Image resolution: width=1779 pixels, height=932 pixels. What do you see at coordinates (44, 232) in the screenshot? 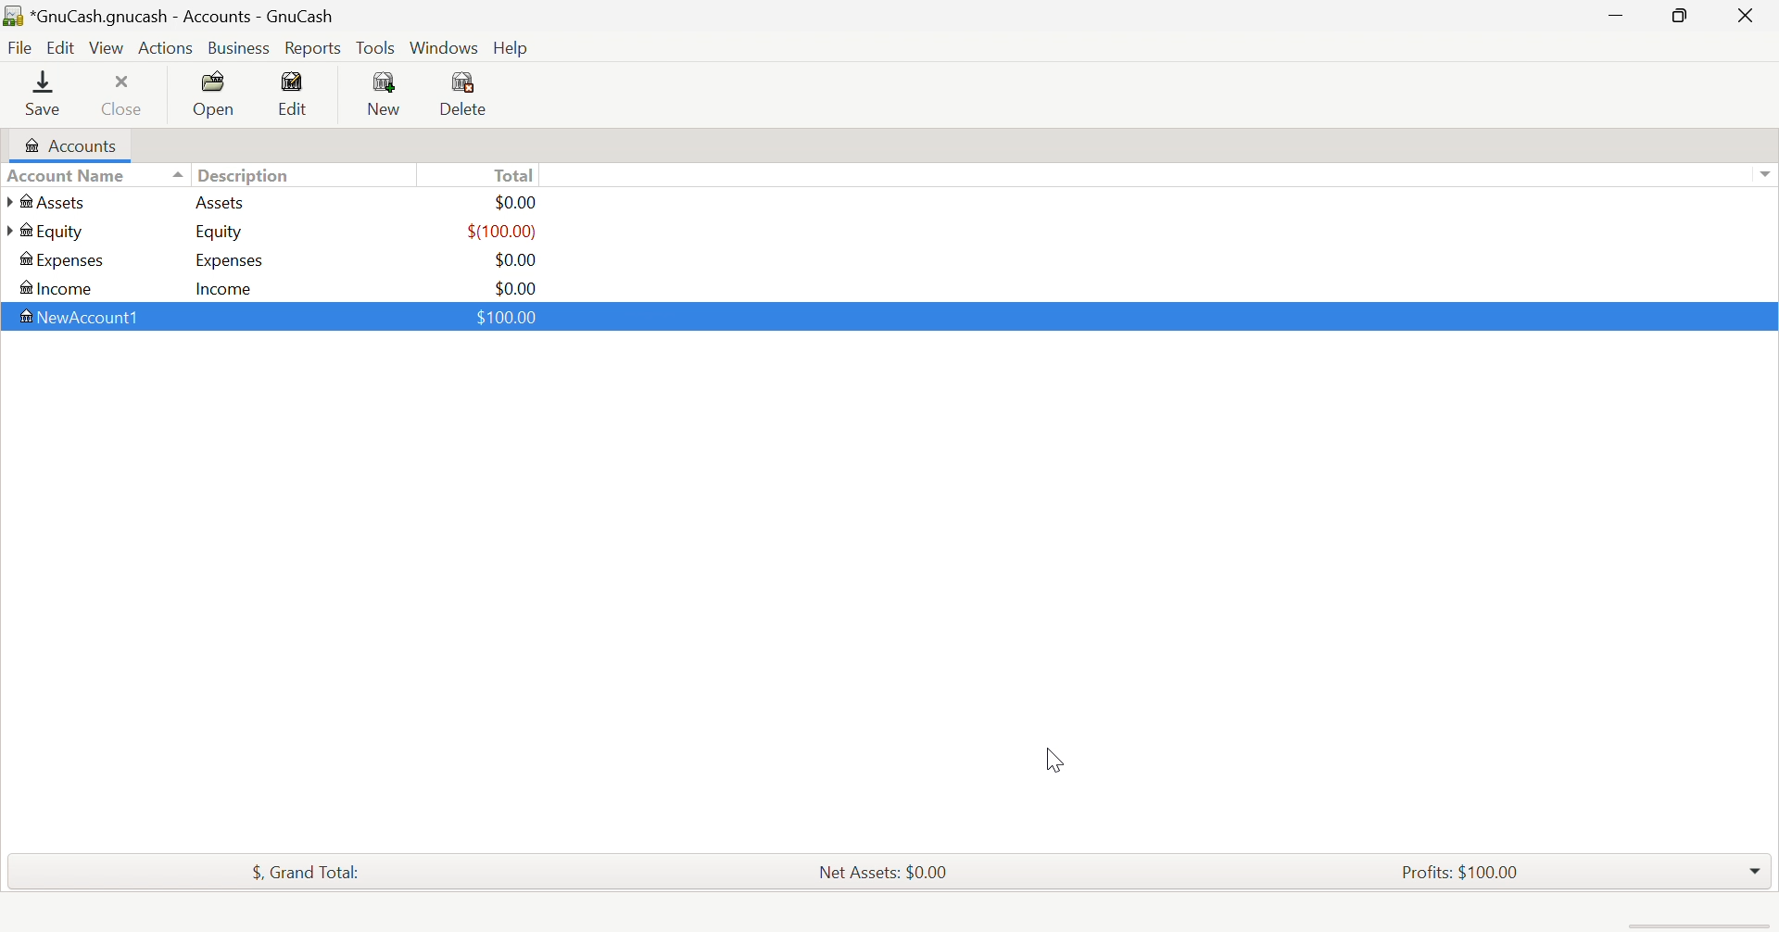
I see `Equity` at bounding box center [44, 232].